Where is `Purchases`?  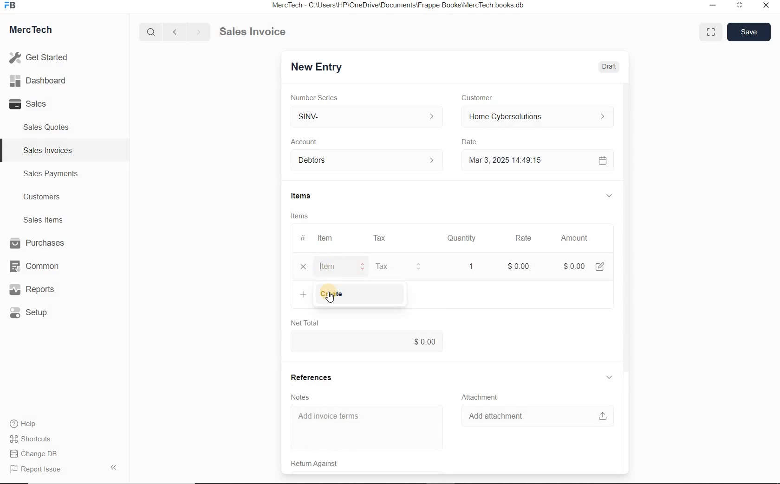 Purchases is located at coordinates (39, 244).